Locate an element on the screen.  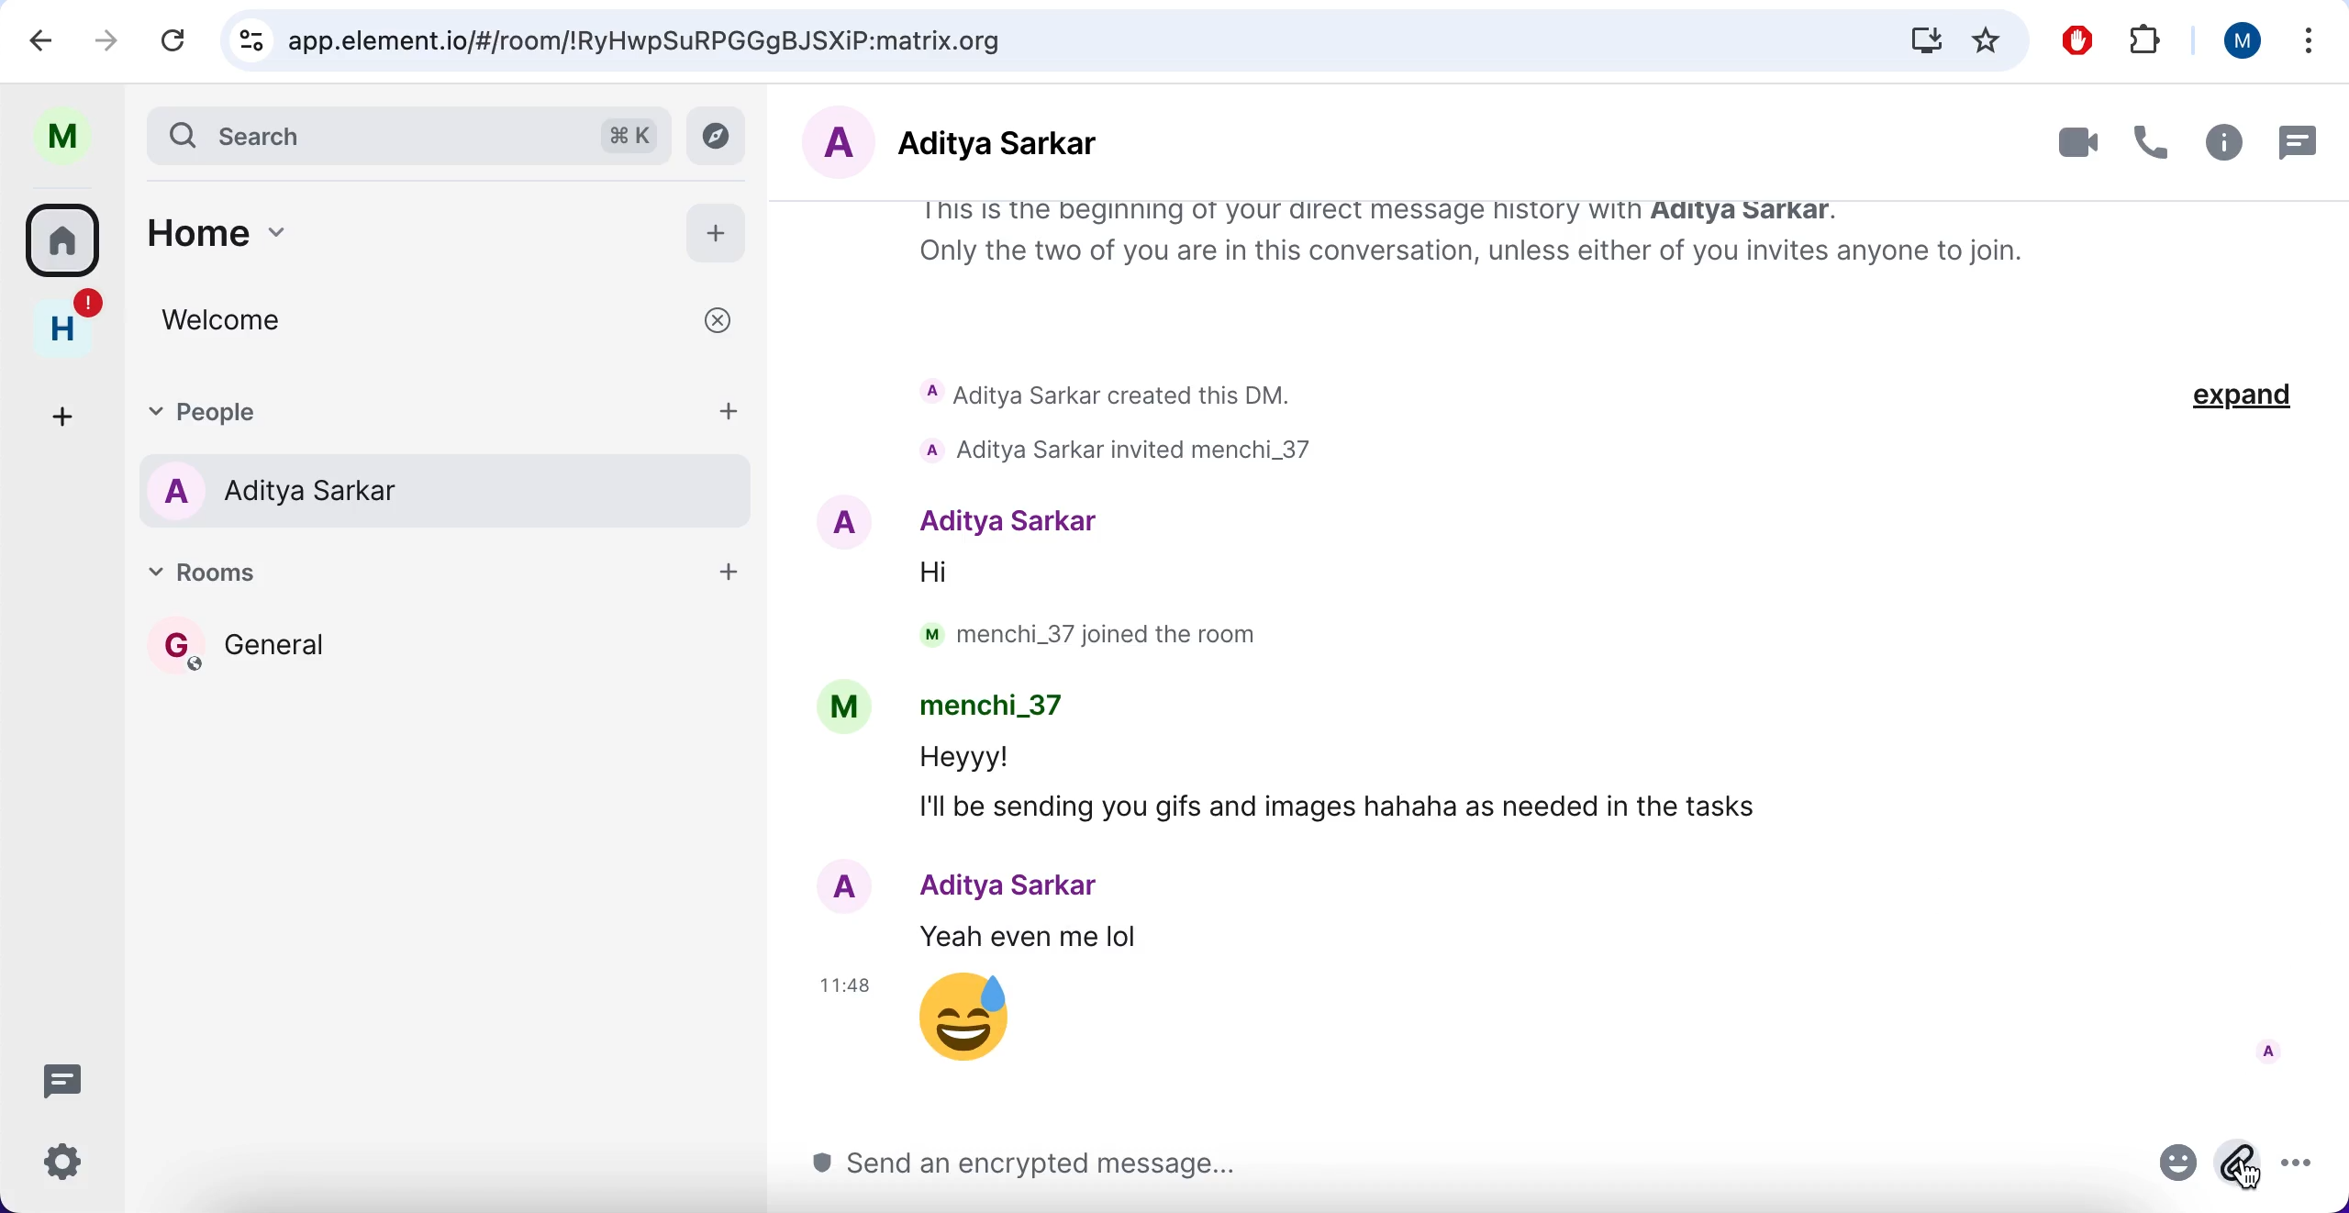
rooms is located at coordinates (64, 237).